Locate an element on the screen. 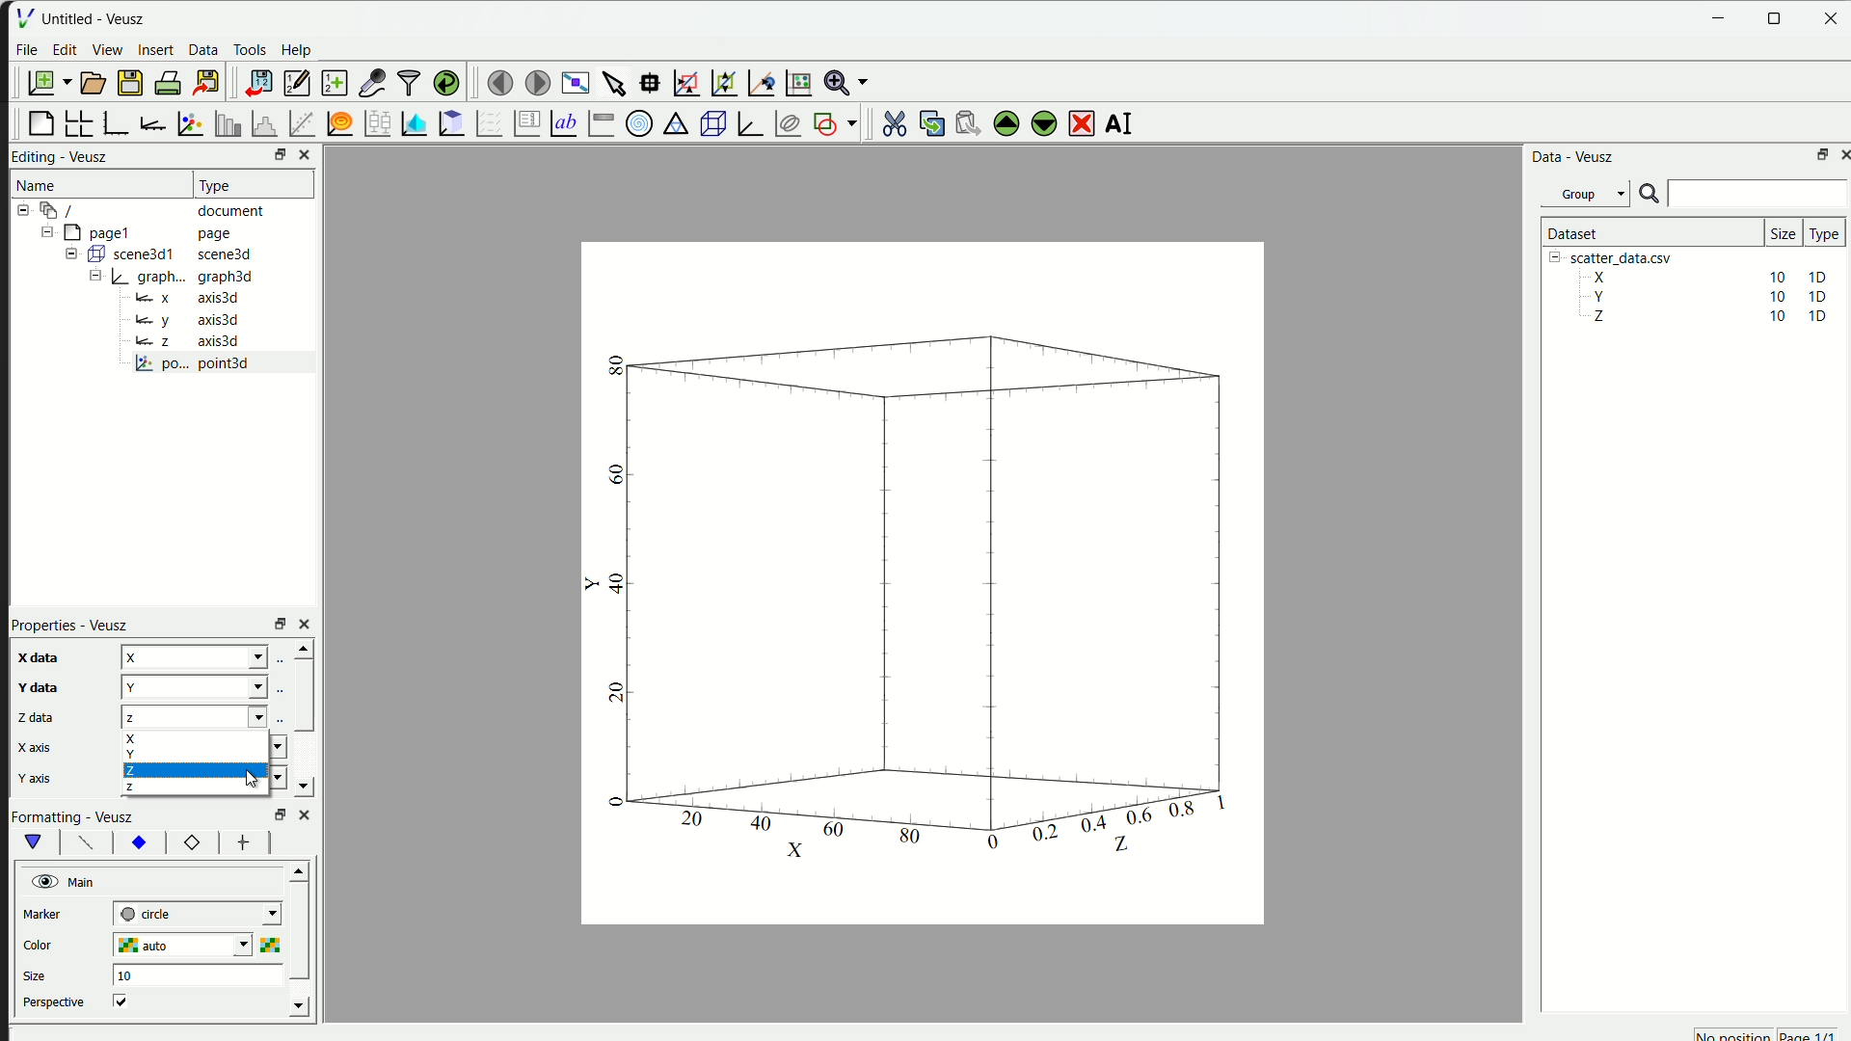  open a document is located at coordinates (92, 82).